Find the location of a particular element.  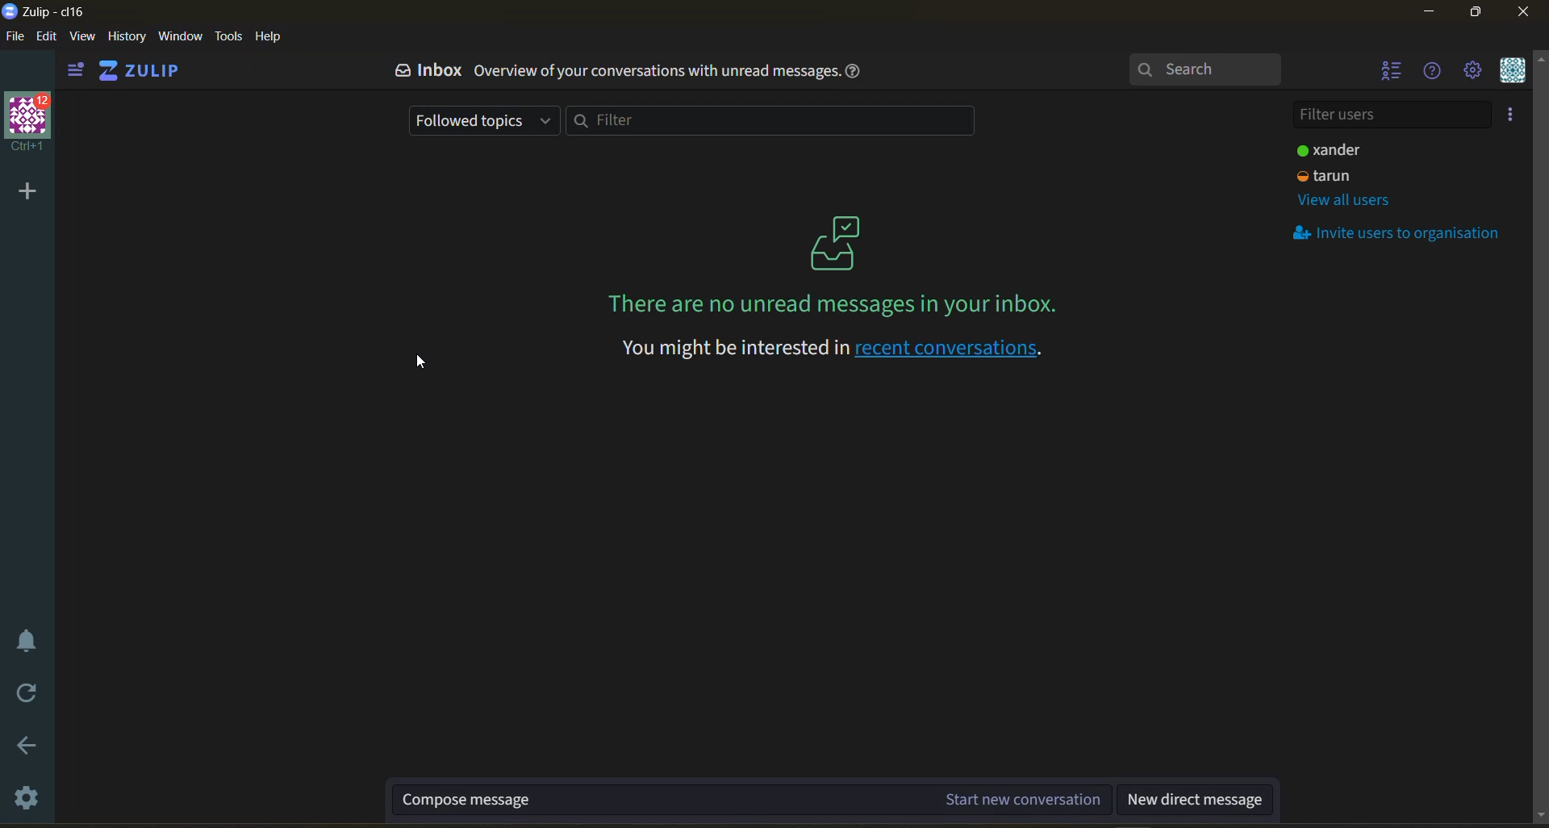

reload is located at coordinates (28, 696).